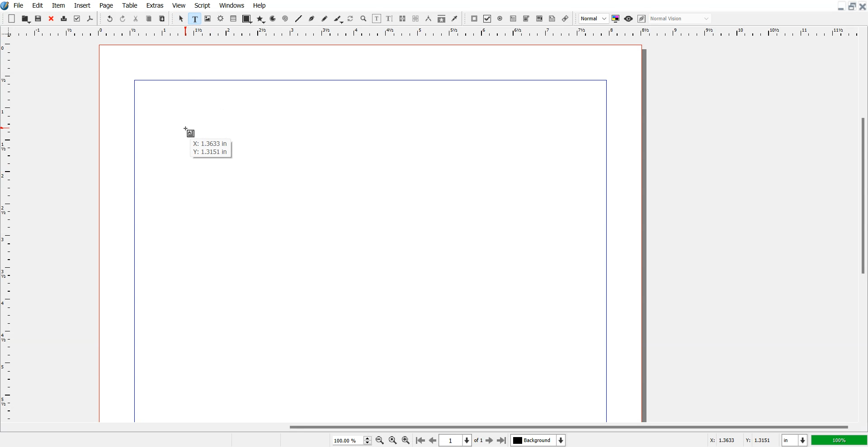 Image resolution: width=868 pixels, height=447 pixels. What do you see at coordinates (416, 19) in the screenshot?
I see `Unlink text Frame` at bounding box center [416, 19].